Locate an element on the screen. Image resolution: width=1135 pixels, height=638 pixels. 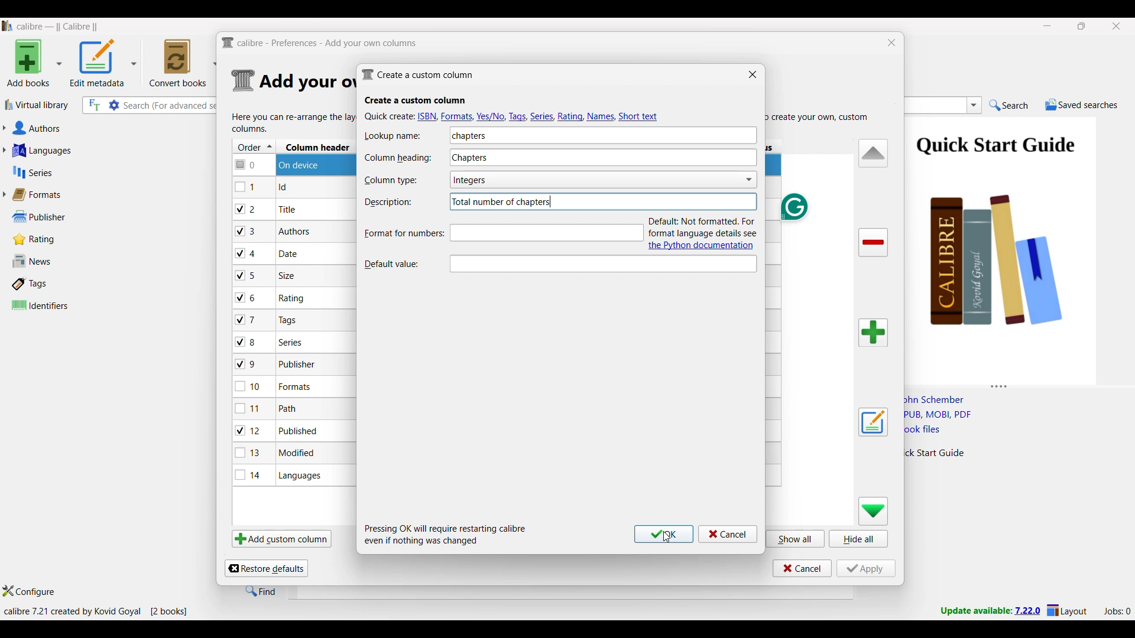
Software name is located at coordinates (58, 27).